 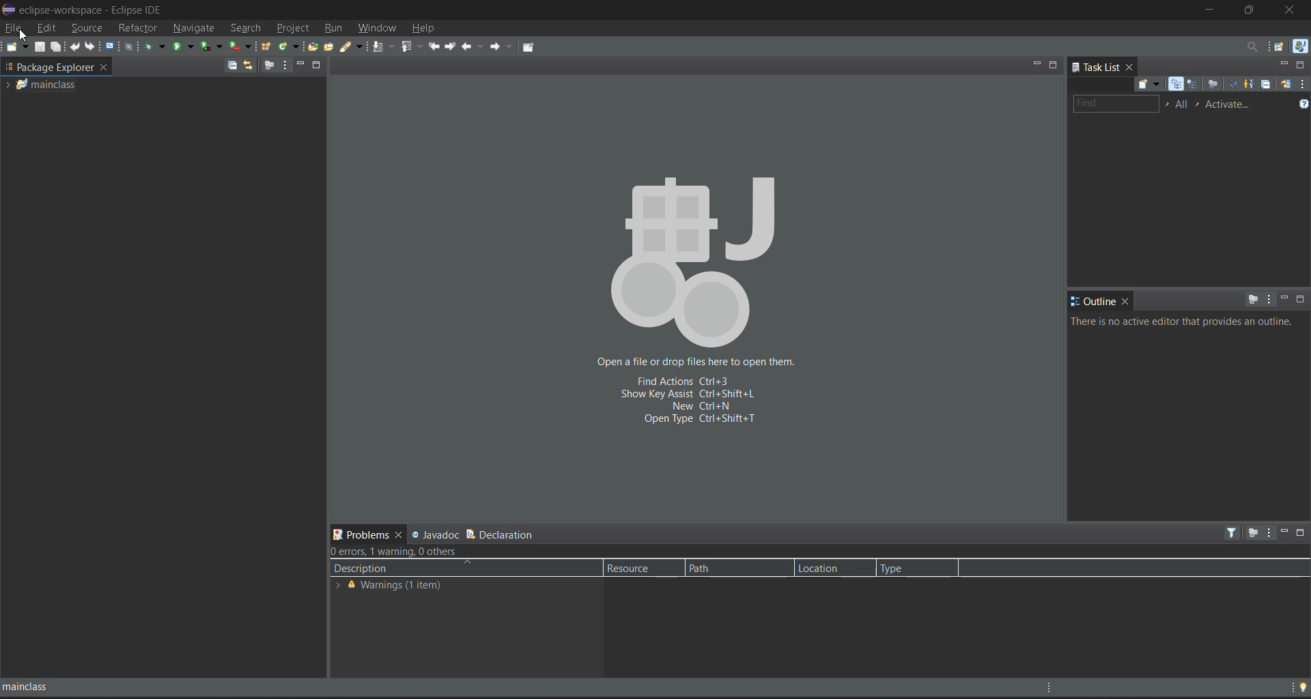 What do you see at coordinates (1301, 299) in the screenshot?
I see `maximize` at bounding box center [1301, 299].